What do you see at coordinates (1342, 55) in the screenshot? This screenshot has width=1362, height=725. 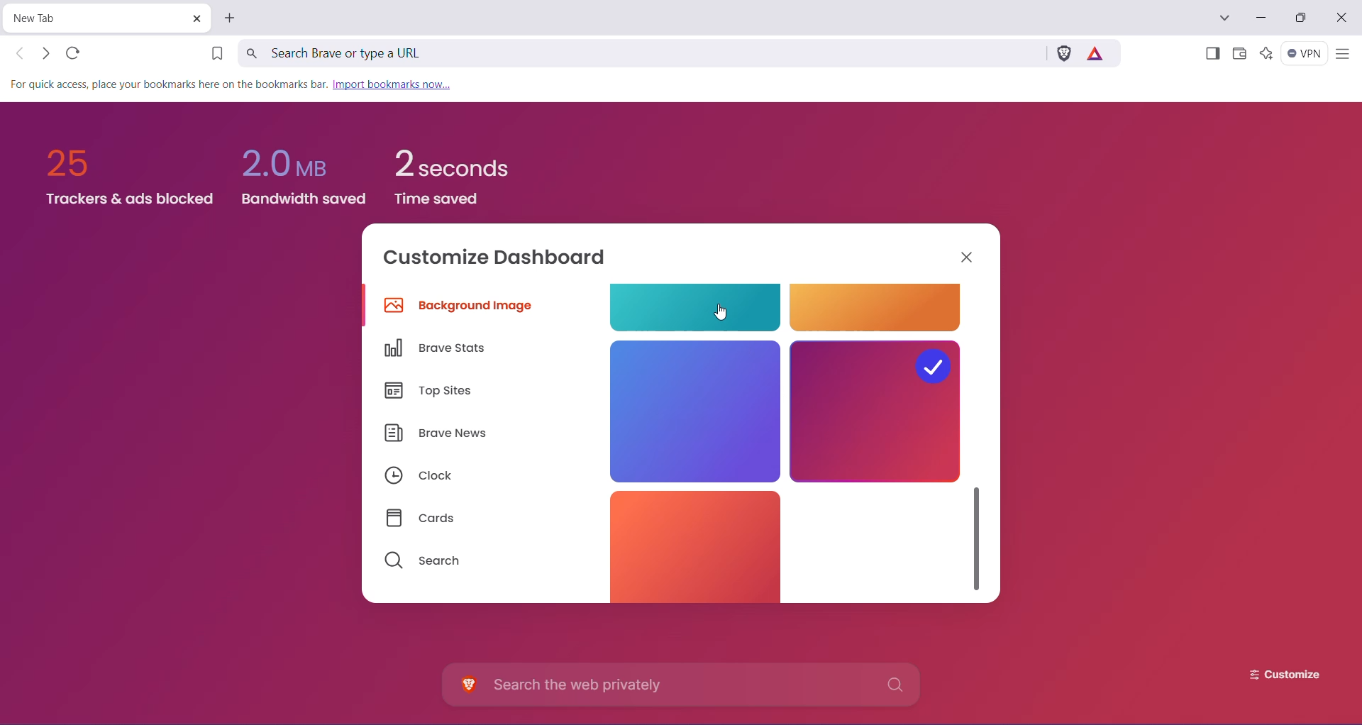 I see `Customize and control Brave` at bounding box center [1342, 55].